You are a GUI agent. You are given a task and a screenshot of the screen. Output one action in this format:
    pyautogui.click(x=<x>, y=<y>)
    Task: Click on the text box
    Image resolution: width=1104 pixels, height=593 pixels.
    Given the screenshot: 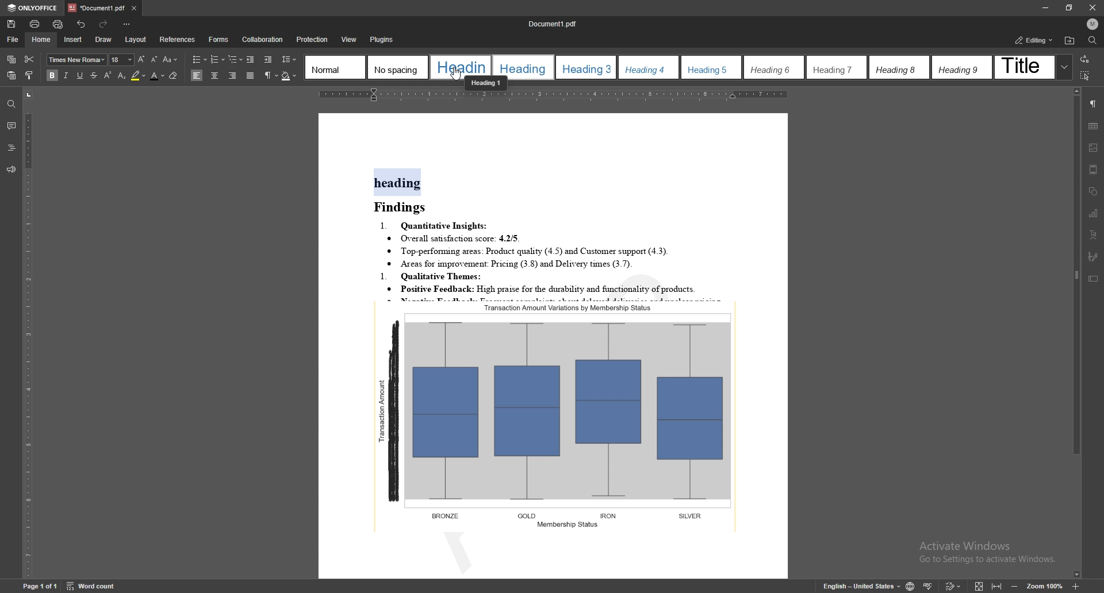 What is the action you would take?
    pyautogui.click(x=1093, y=279)
    